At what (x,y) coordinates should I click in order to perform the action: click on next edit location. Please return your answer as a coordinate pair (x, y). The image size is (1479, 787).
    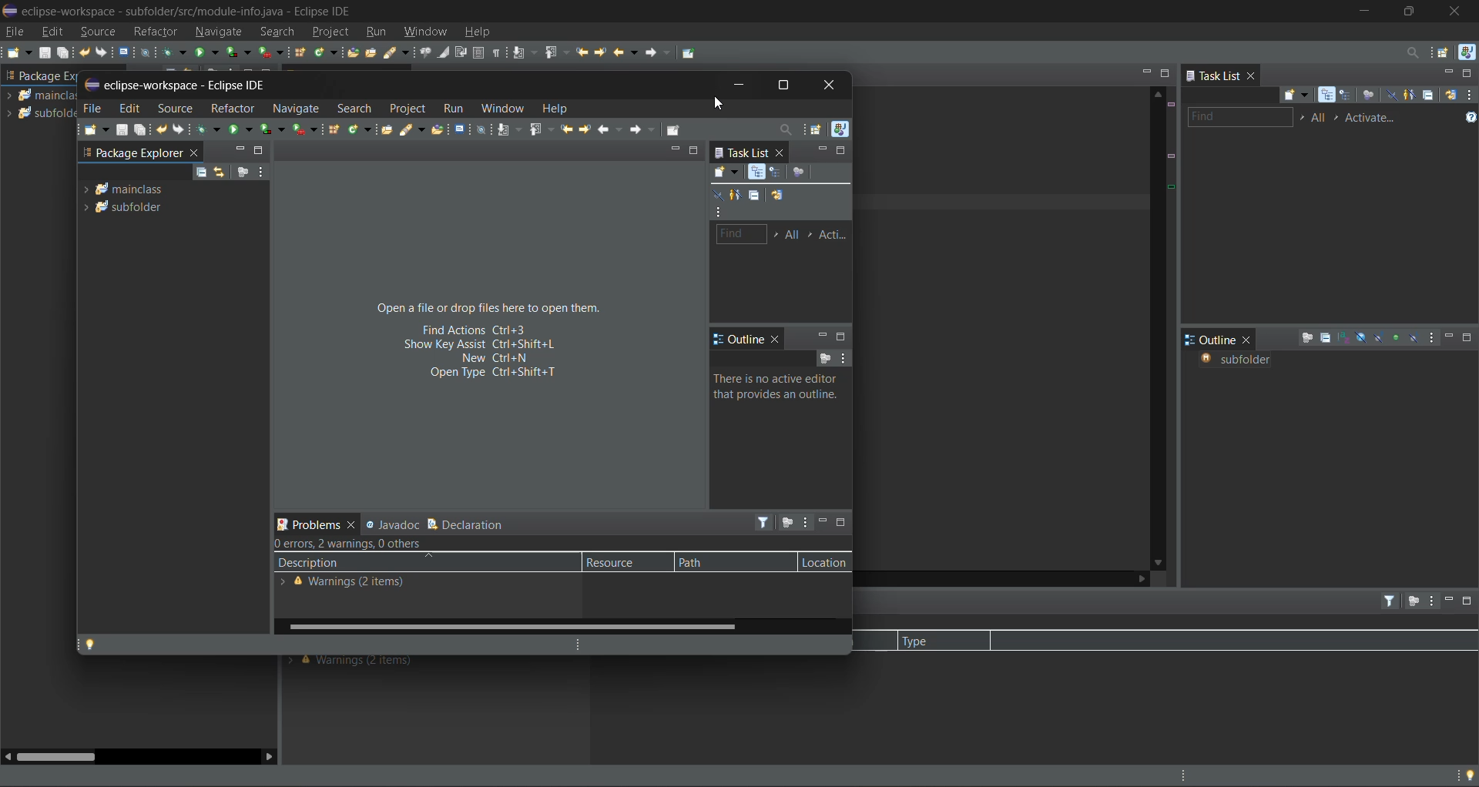
    Looking at the image, I should click on (586, 131).